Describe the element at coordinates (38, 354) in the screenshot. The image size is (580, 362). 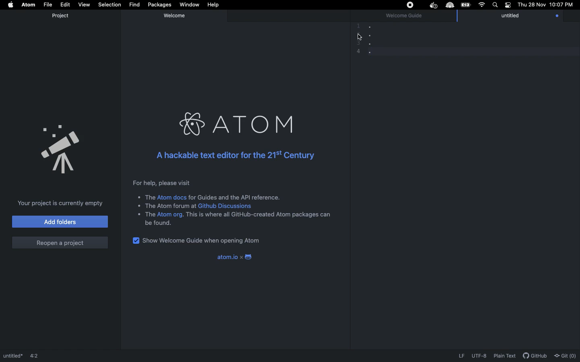
I see `4:2` at that location.